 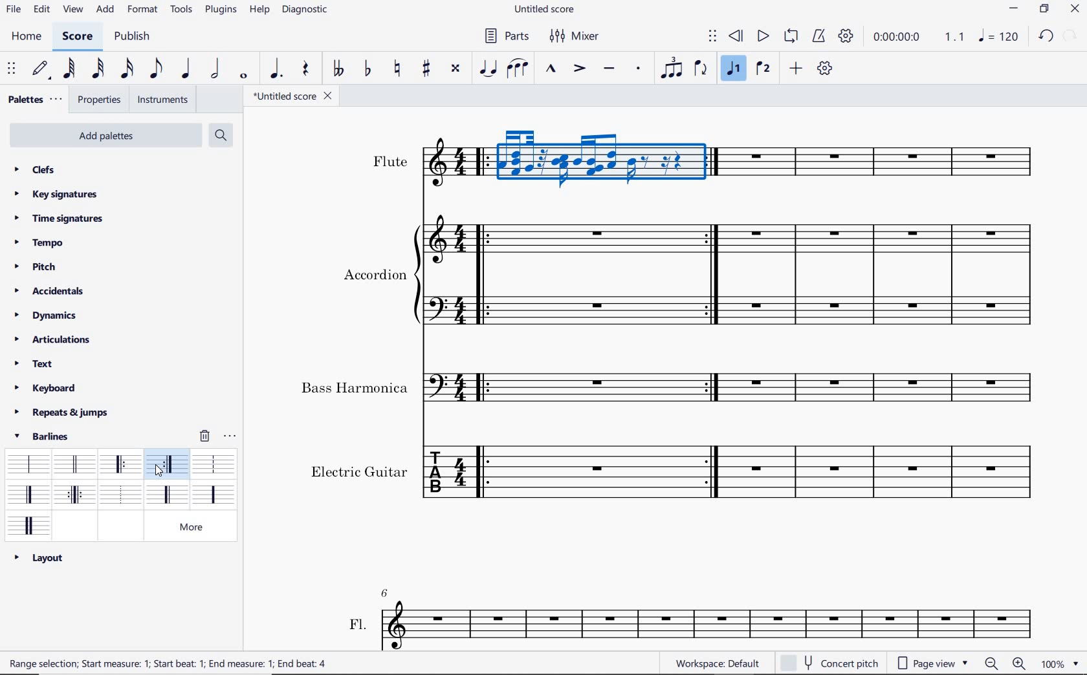 What do you see at coordinates (41, 11) in the screenshot?
I see `edit` at bounding box center [41, 11].